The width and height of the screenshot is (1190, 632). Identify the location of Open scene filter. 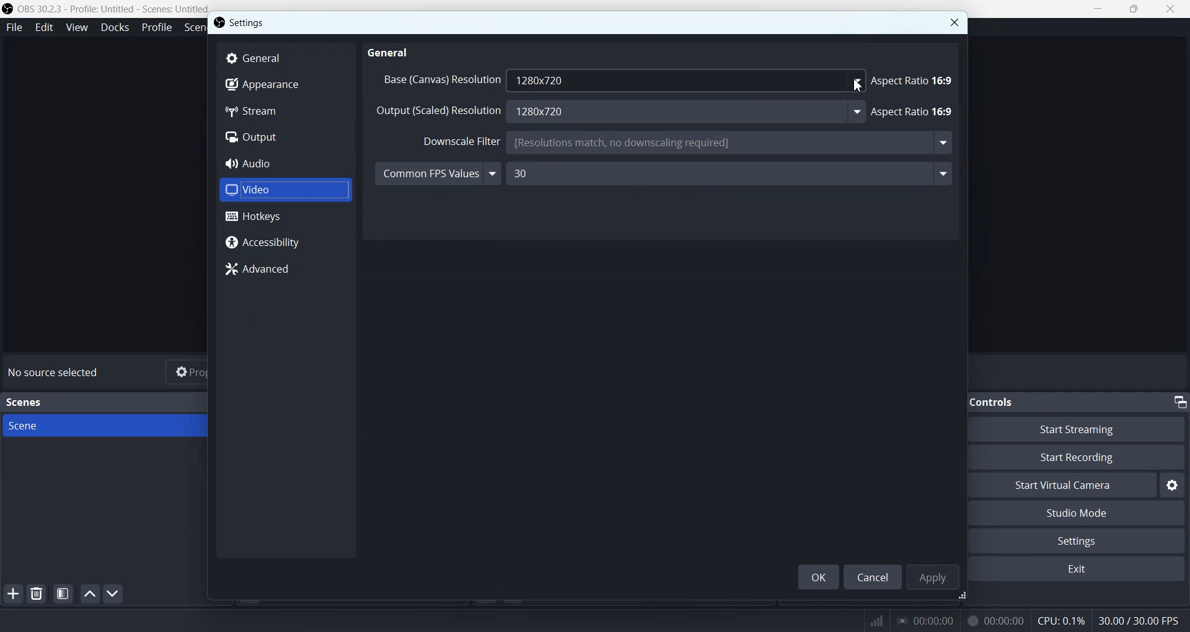
(63, 594).